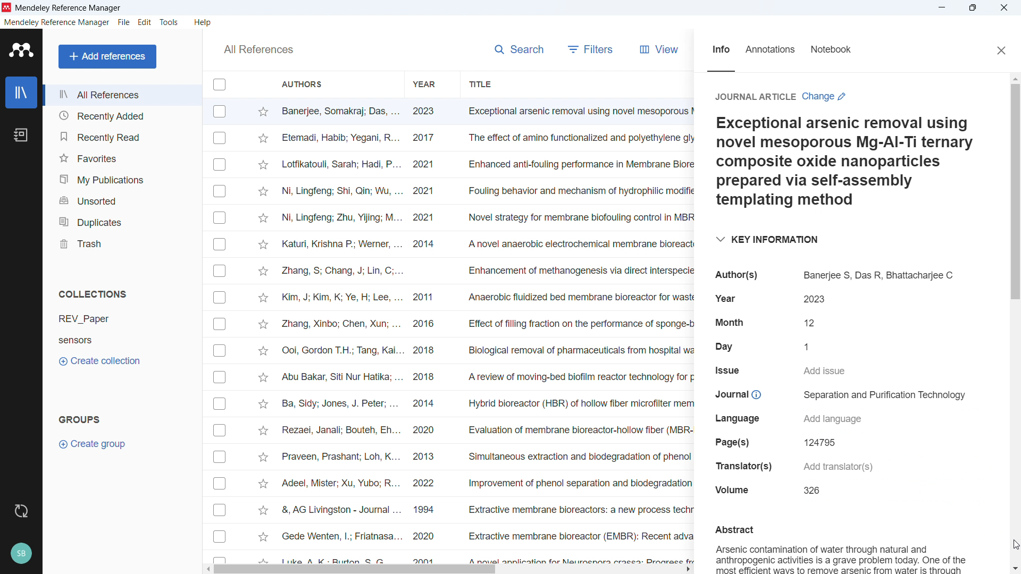 This screenshot has width=1021, height=574. What do you see at coordinates (264, 272) in the screenshot?
I see `click to starmark individual entries` at bounding box center [264, 272].